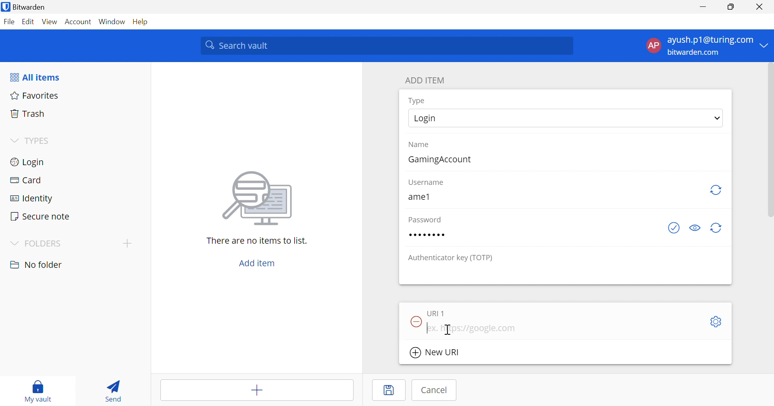 The height and width of the screenshot is (406, 774). Describe the element at coordinates (41, 215) in the screenshot. I see `Secure note` at that location.